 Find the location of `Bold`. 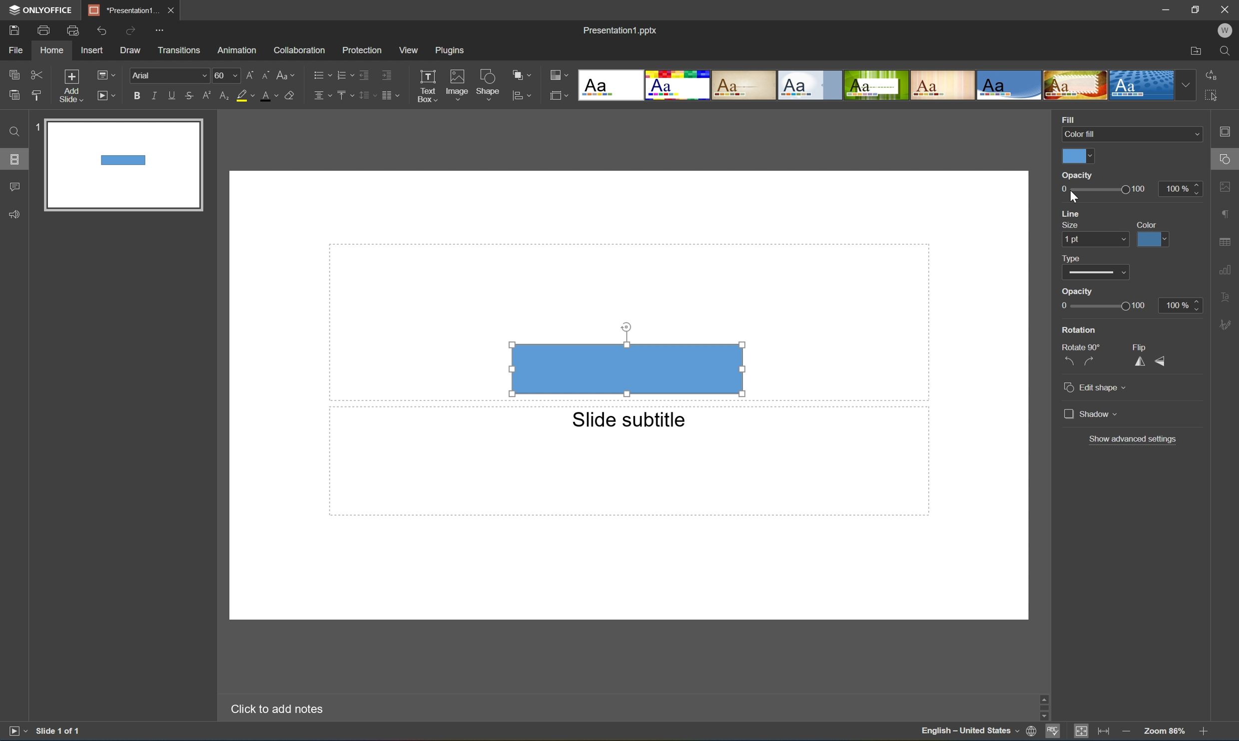

Bold is located at coordinates (135, 95).